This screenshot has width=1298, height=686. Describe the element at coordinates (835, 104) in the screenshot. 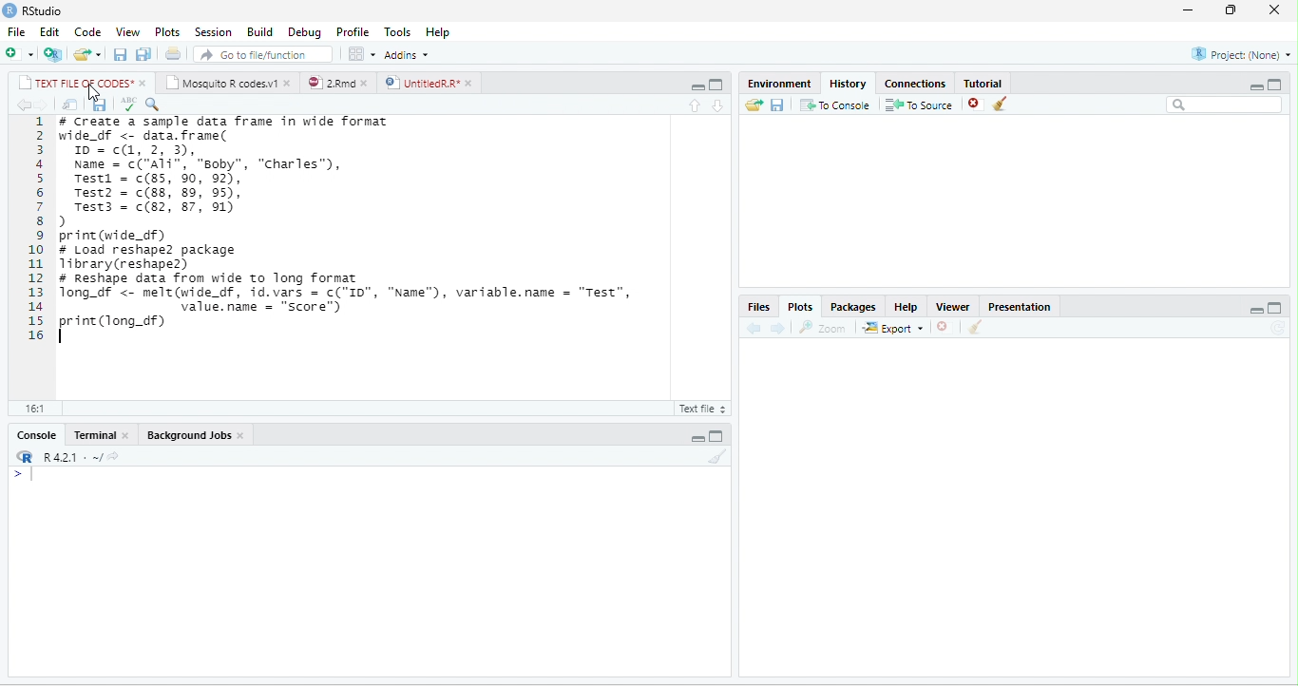

I see `To Console` at that location.